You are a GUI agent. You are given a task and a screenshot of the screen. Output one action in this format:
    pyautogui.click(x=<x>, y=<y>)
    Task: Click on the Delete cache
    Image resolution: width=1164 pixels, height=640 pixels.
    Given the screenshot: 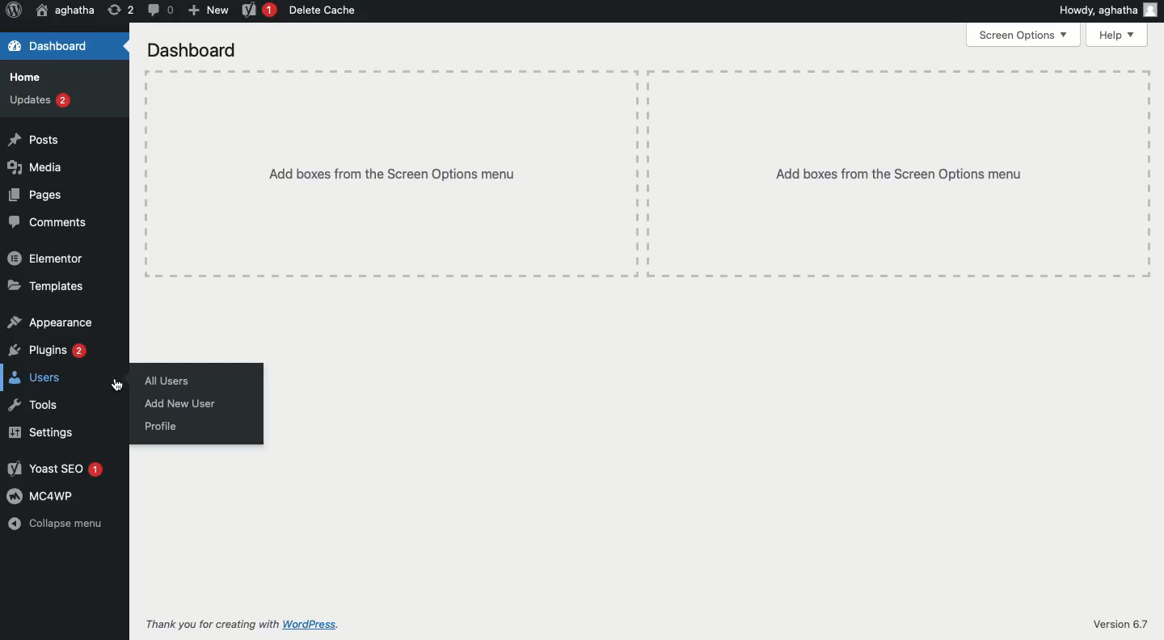 What is the action you would take?
    pyautogui.click(x=322, y=10)
    